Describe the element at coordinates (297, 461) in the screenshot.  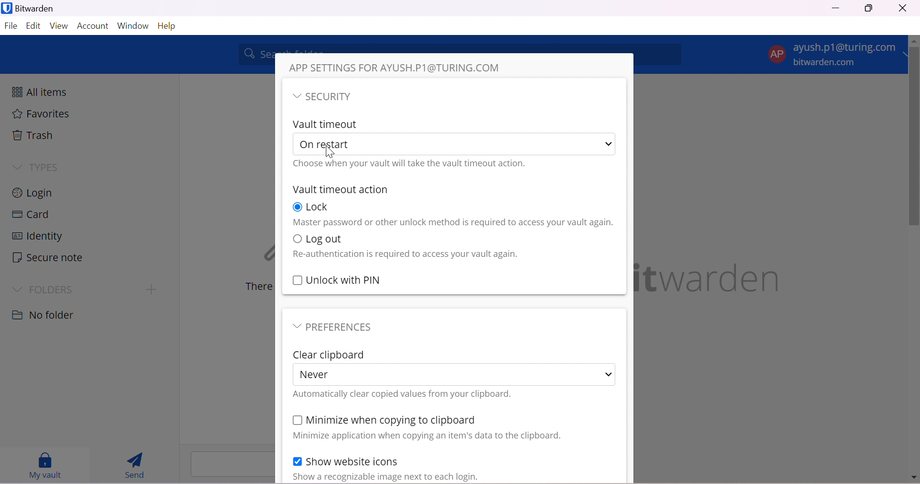
I see `Checkbox` at that location.